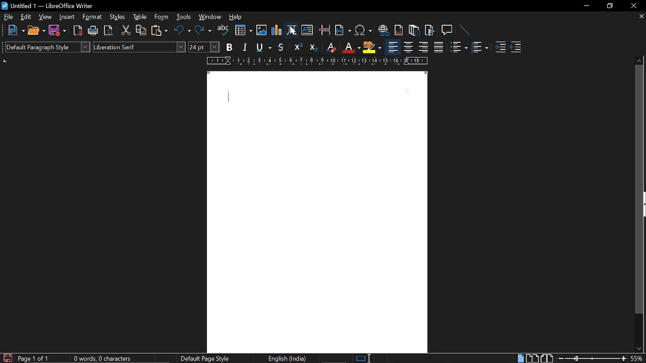  What do you see at coordinates (315, 61) in the screenshot?
I see `scale` at bounding box center [315, 61].